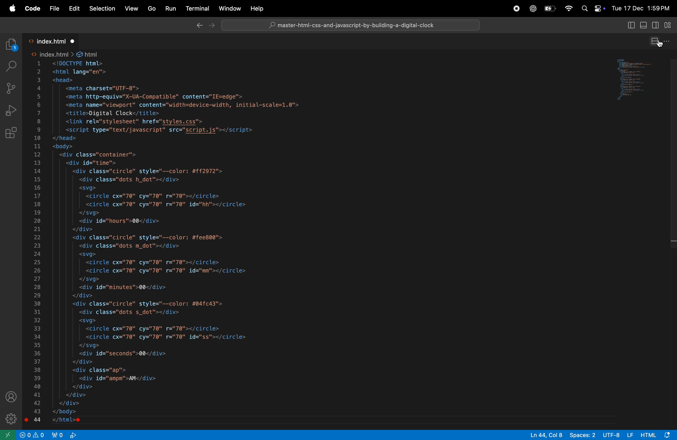  I want to click on edit, so click(74, 8).